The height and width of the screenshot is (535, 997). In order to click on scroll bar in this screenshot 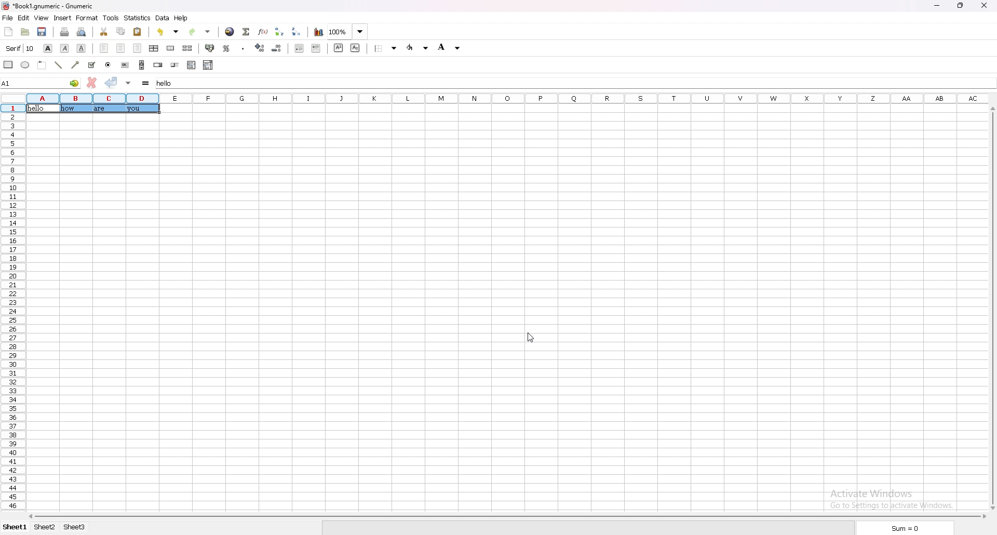, I will do `click(992, 307)`.